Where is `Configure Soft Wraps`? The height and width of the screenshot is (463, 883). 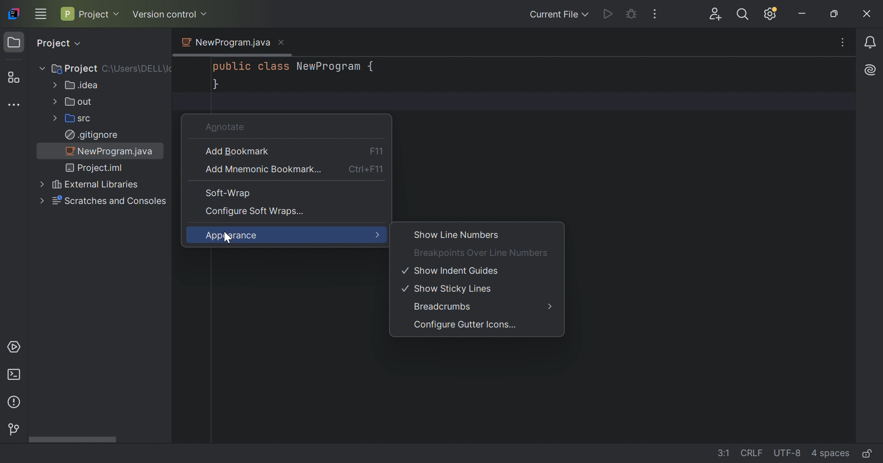
Configure Soft Wraps is located at coordinates (256, 211).